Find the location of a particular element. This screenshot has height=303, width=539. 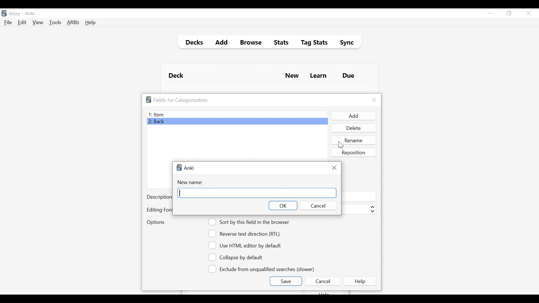

Cancel is located at coordinates (317, 206).